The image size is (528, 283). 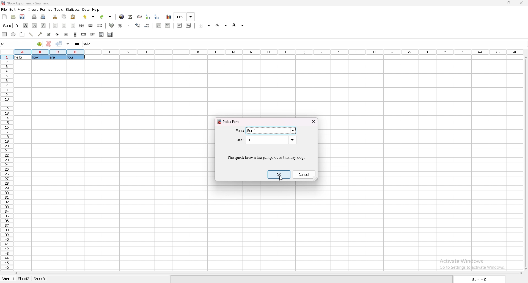 What do you see at coordinates (22, 10) in the screenshot?
I see `view` at bounding box center [22, 10].